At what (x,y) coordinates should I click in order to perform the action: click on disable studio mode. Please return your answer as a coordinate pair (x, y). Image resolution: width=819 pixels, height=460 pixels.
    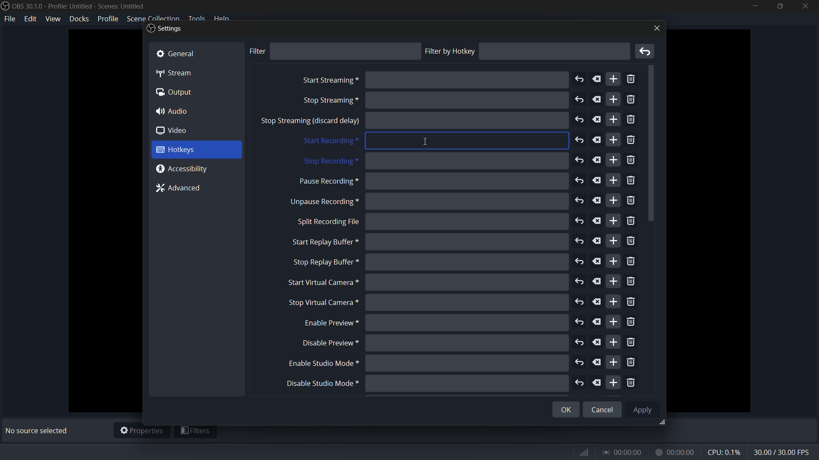
    Looking at the image, I should click on (321, 384).